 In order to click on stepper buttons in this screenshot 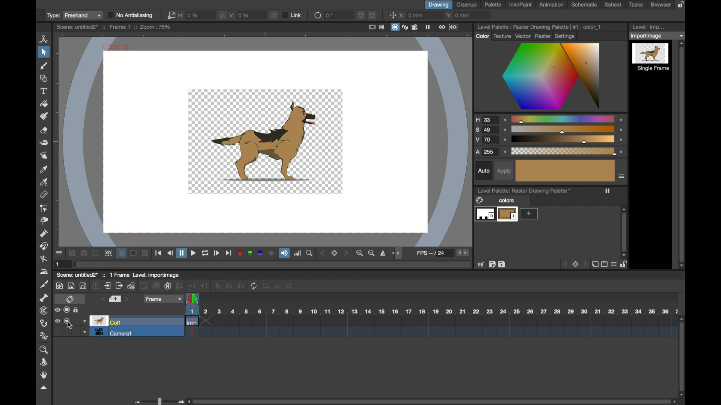, I will do `click(463, 252)`.